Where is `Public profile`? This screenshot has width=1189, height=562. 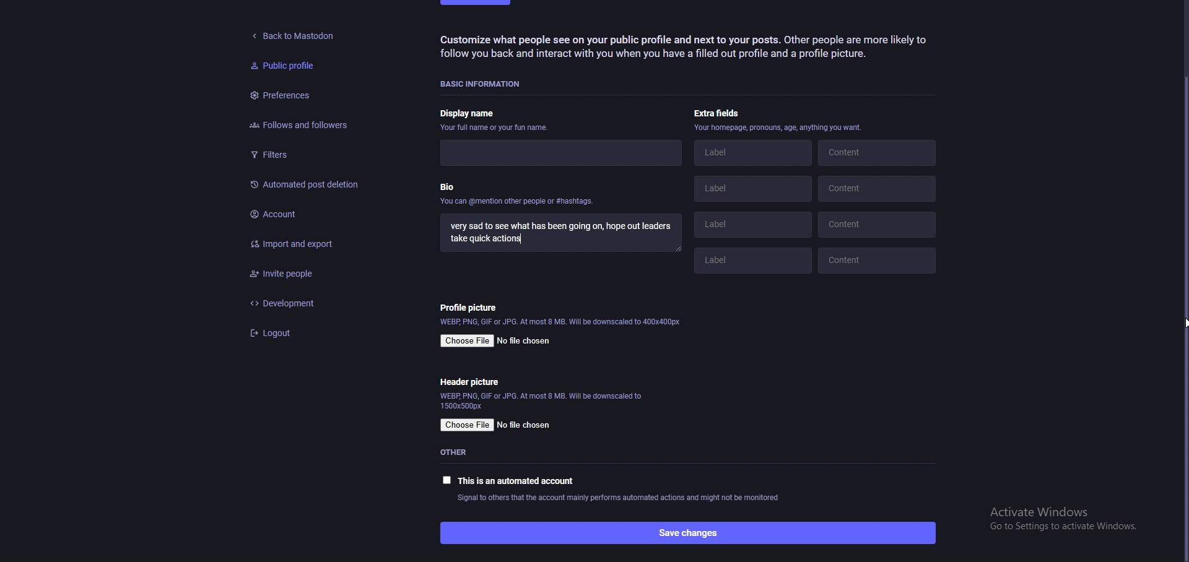 Public profile is located at coordinates (281, 66).